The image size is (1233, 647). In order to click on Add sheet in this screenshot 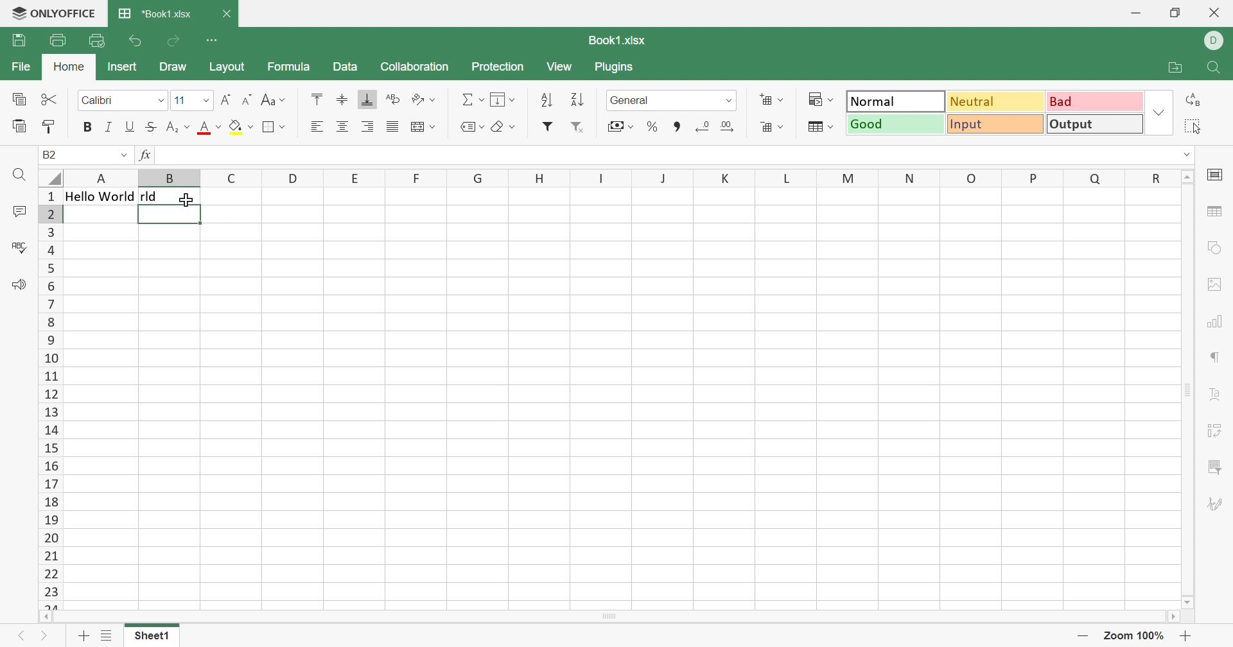, I will do `click(81, 636)`.